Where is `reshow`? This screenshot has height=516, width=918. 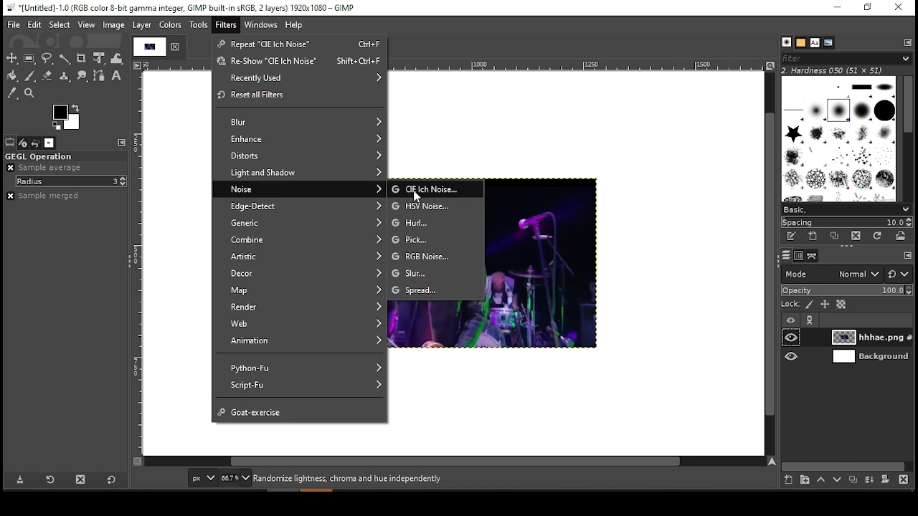
reshow is located at coordinates (298, 63).